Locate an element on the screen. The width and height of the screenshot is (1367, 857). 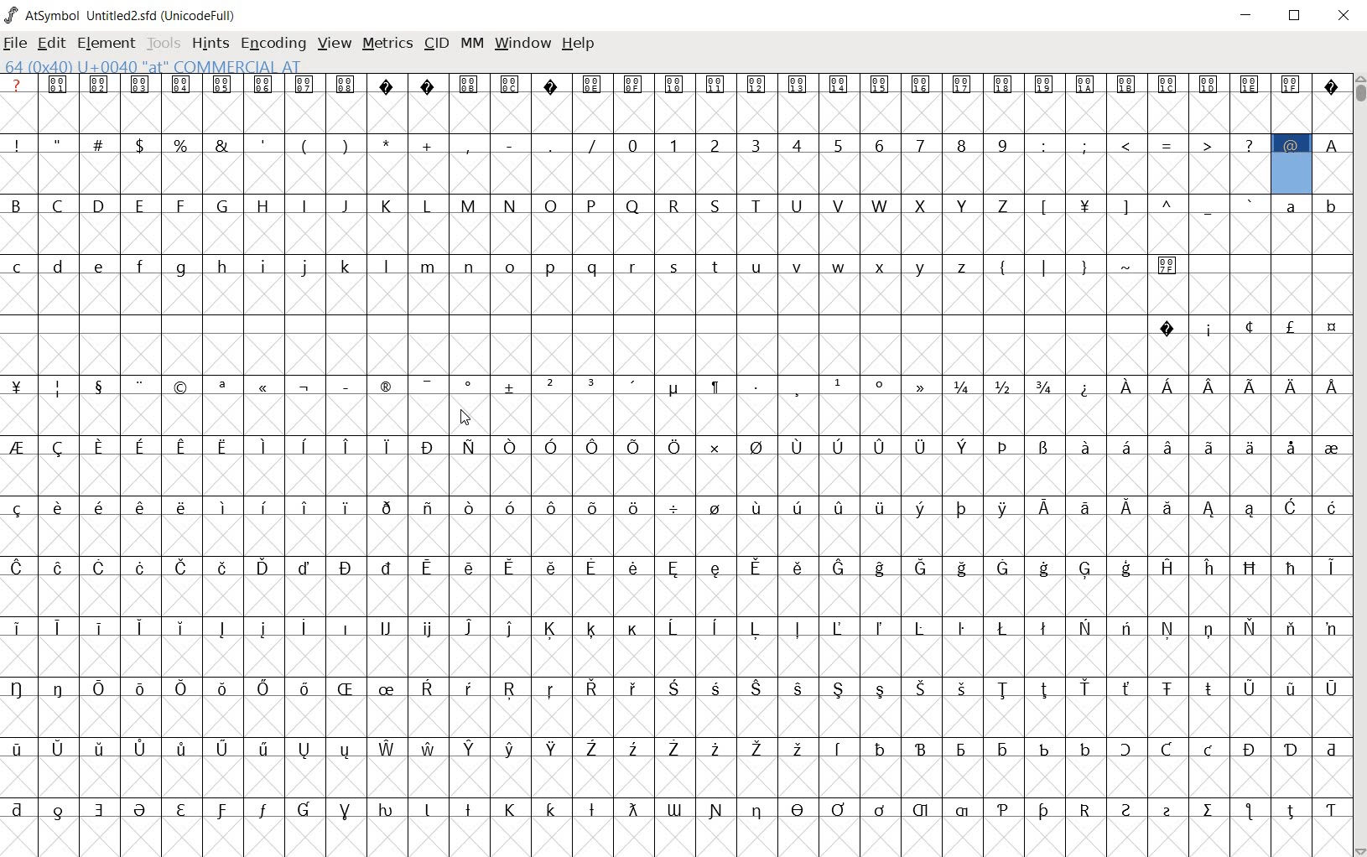
empty glyph slots is located at coordinates (672, 297).